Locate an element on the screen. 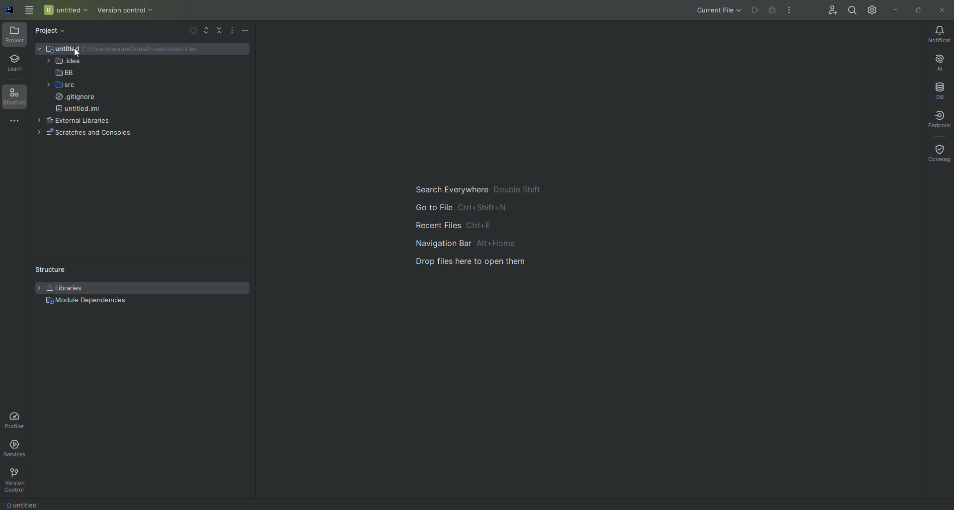 The height and width of the screenshot is (510, 954). Untitled is located at coordinates (66, 10).